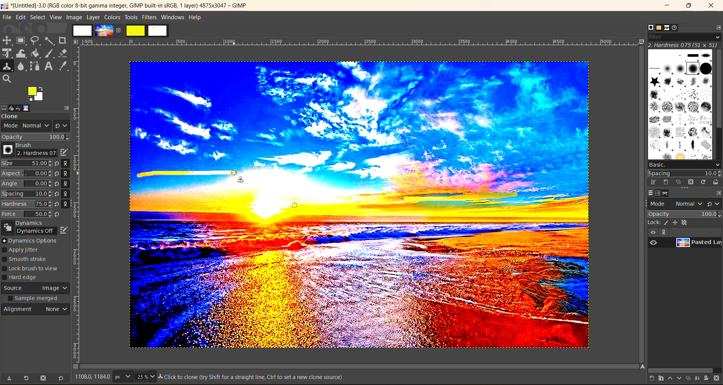 The height and width of the screenshot is (385, 723). Describe the element at coordinates (186, 173) in the screenshot. I see `cloned area` at that location.